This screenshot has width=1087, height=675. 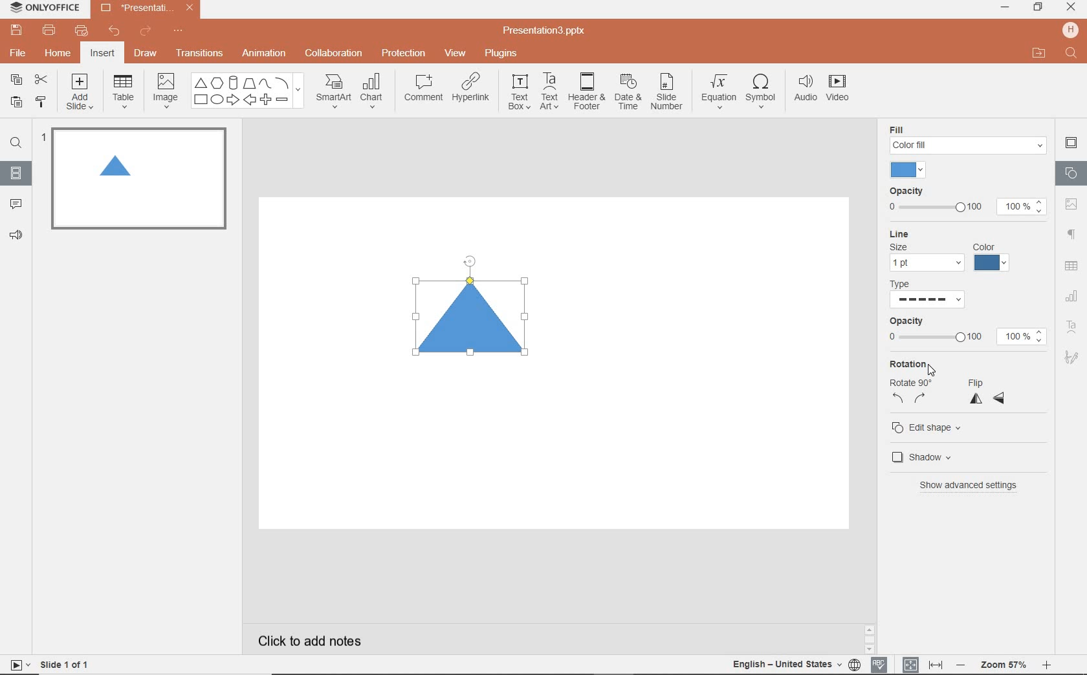 What do you see at coordinates (1070, 173) in the screenshot?
I see `SHAPE SETTINGS` at bounding box center [1070, 173].